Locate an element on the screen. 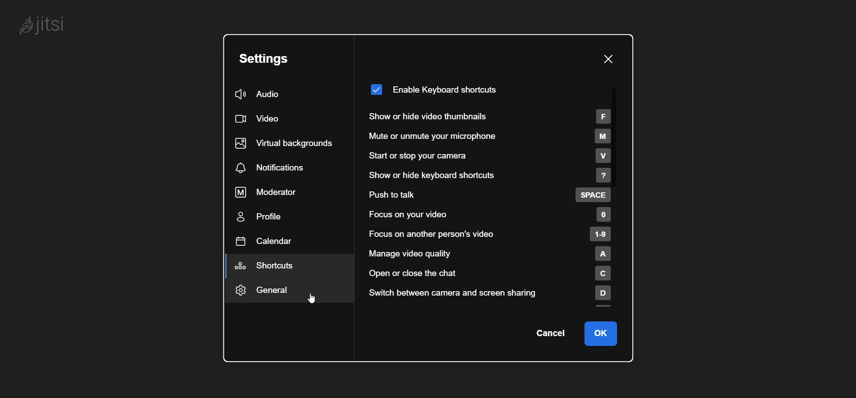 Image resolution: width=856 pixels, height=398 pixels. focus on another person video is located at coordinates (491, 235).